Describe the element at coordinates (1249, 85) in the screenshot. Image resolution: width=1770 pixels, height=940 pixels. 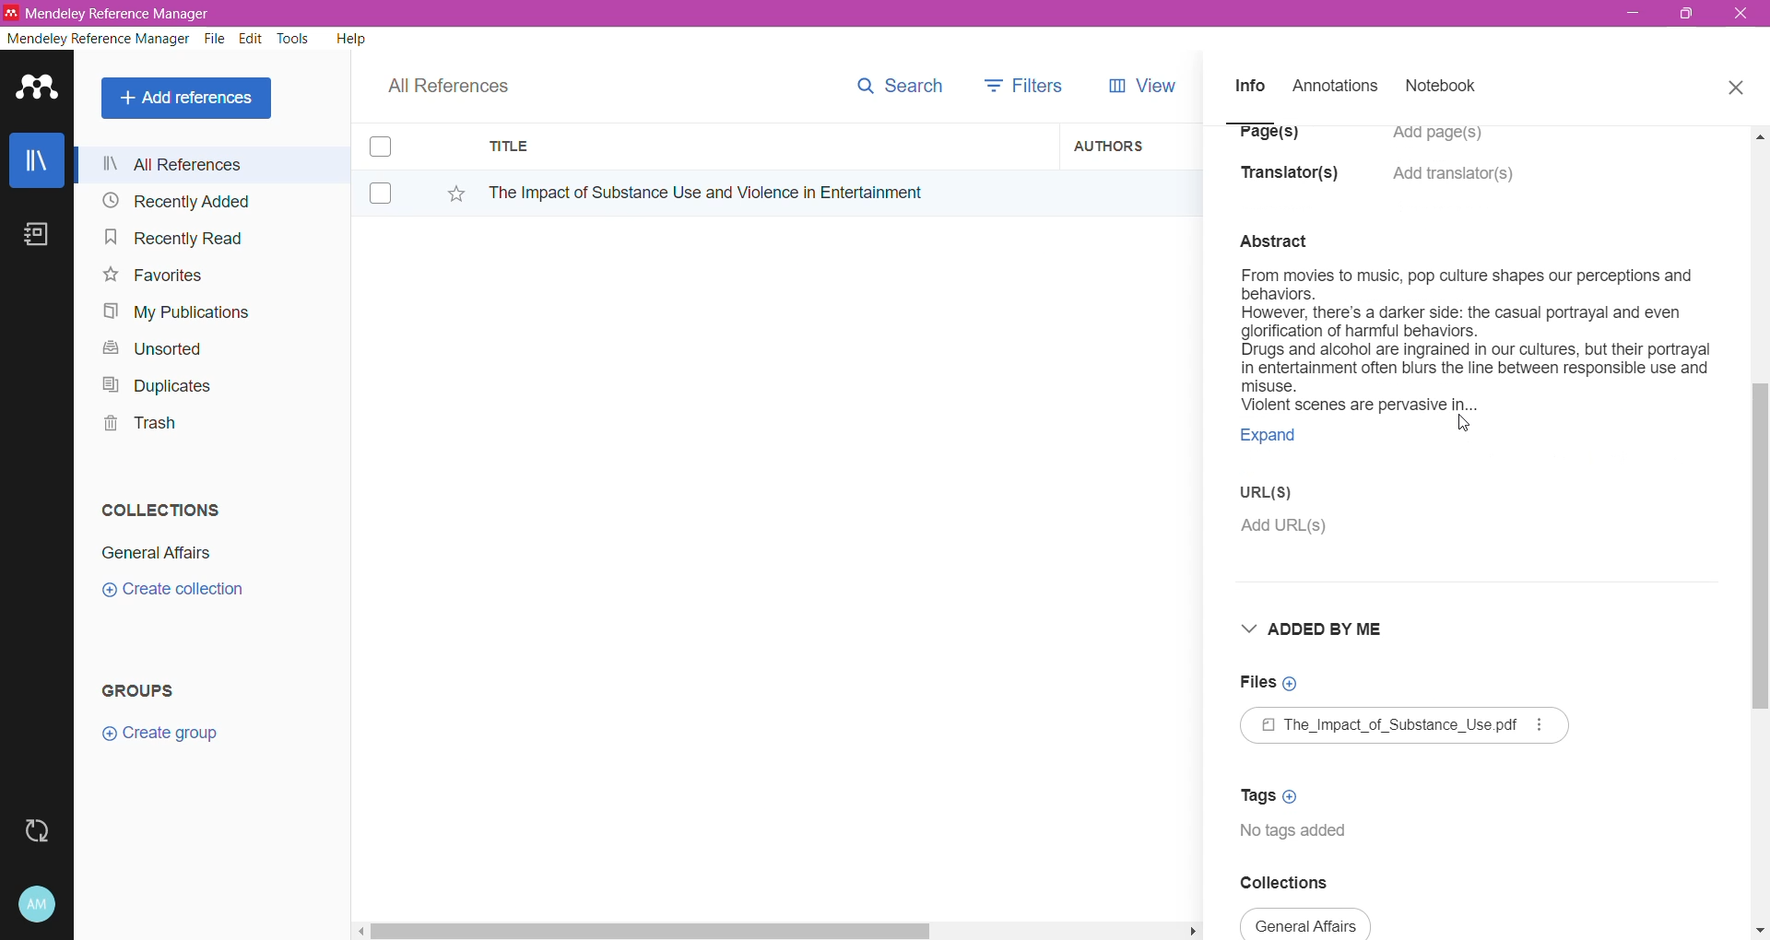
I see `Info` at that location.